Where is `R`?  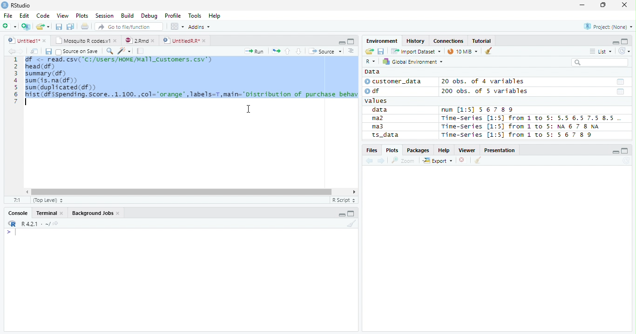 R is located at coordinates (370, 62).